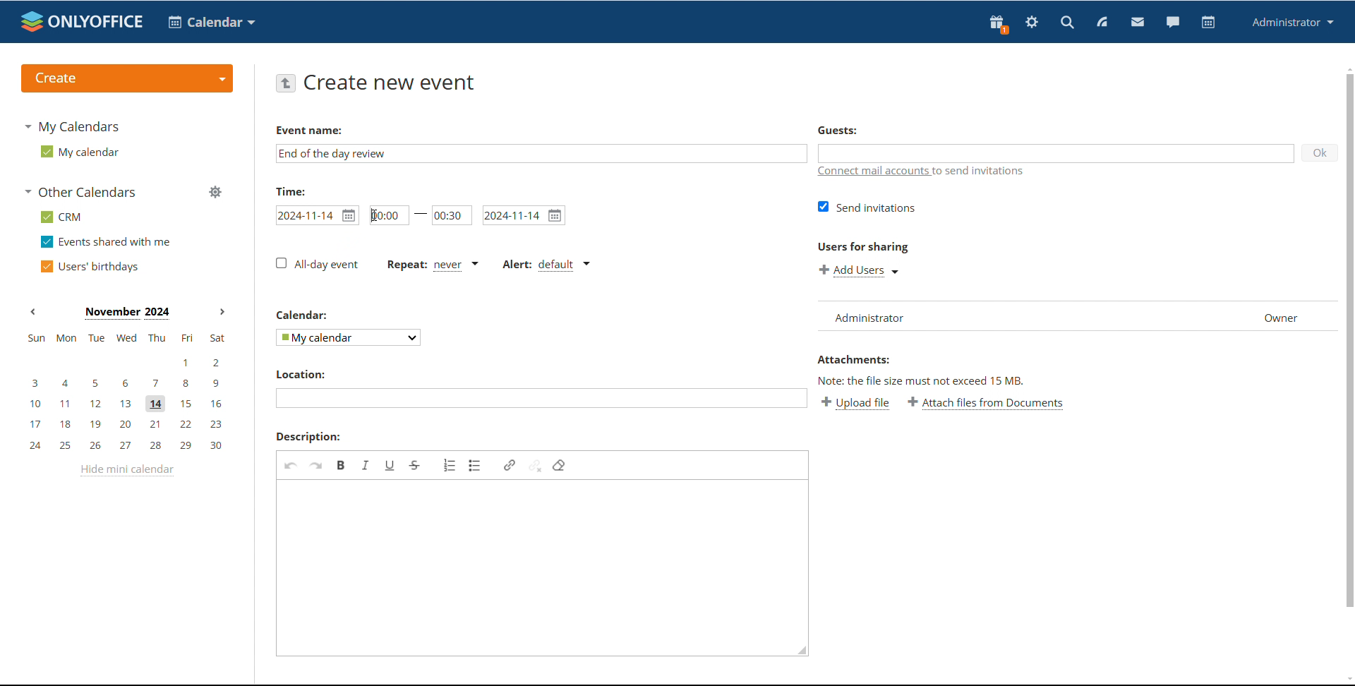  What do you see at coordinates (1101, 22) in the screenshot?
I see `feed` at bounding box center [1101, 22].